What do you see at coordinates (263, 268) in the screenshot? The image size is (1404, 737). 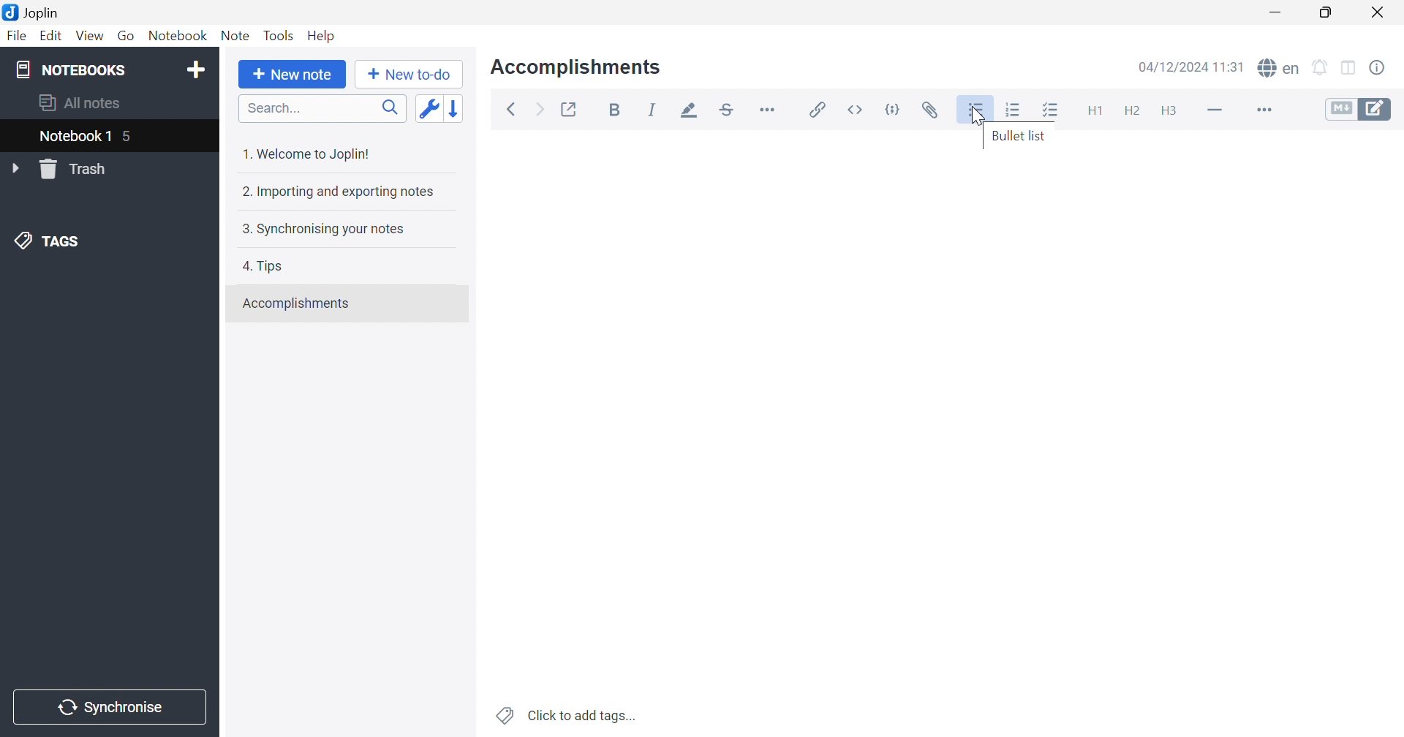 I see `4. Tips` at bounding box center [263, 268].